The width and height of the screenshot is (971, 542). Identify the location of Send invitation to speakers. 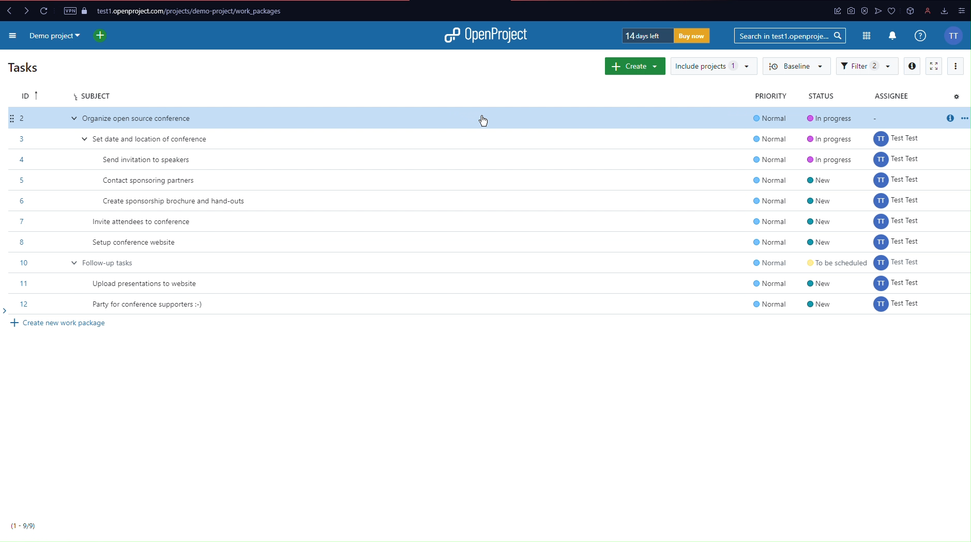
(150, 159).